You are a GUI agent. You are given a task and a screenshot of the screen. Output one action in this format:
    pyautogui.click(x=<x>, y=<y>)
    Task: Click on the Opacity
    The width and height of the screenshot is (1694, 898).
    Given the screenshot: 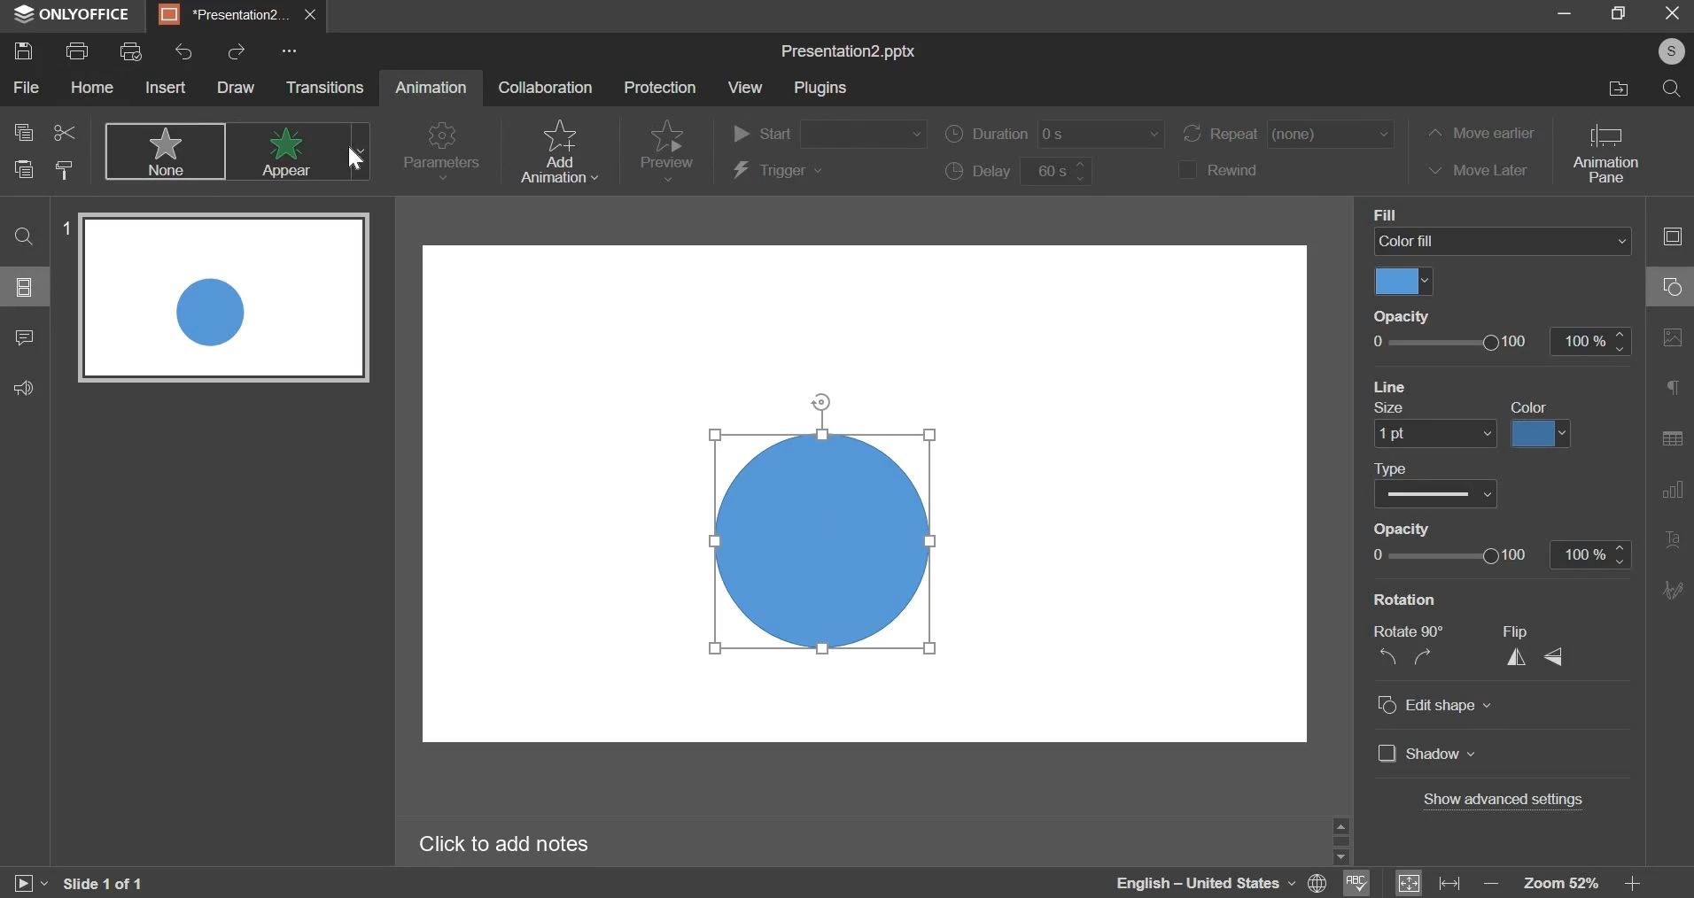 What is the action you would take?
    pyautogui.click(x=1397, y=315)
    